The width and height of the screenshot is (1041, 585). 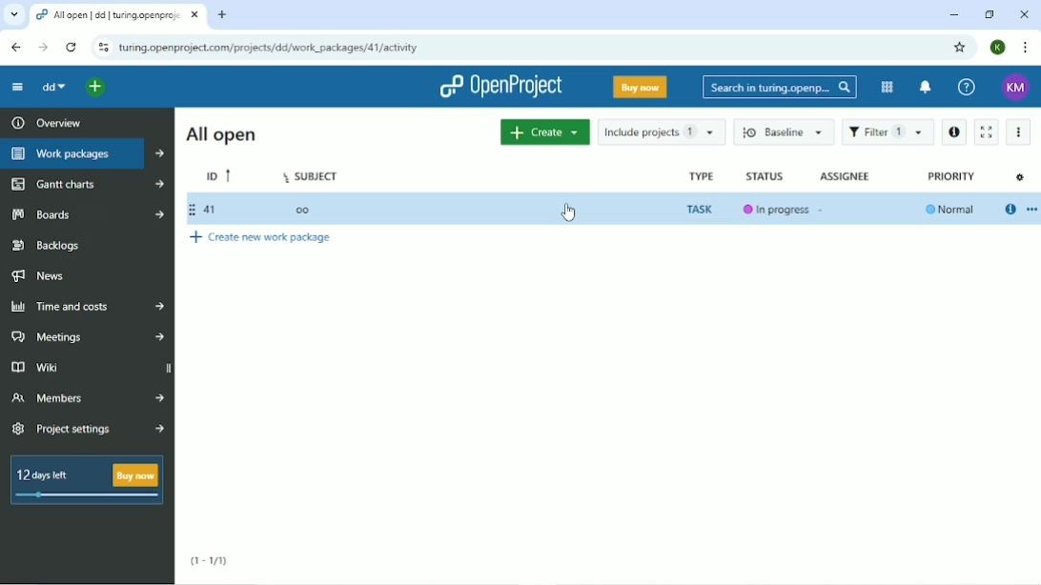 What do you see at coordinates (569, 211) in the screenshot?
I see `Cursor` at bounding box center [569, 211].